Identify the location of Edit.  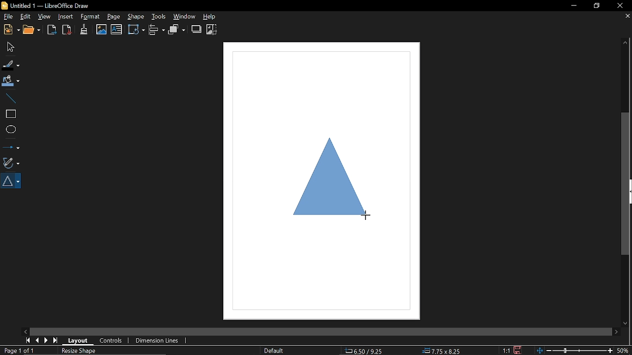
(25, 17).